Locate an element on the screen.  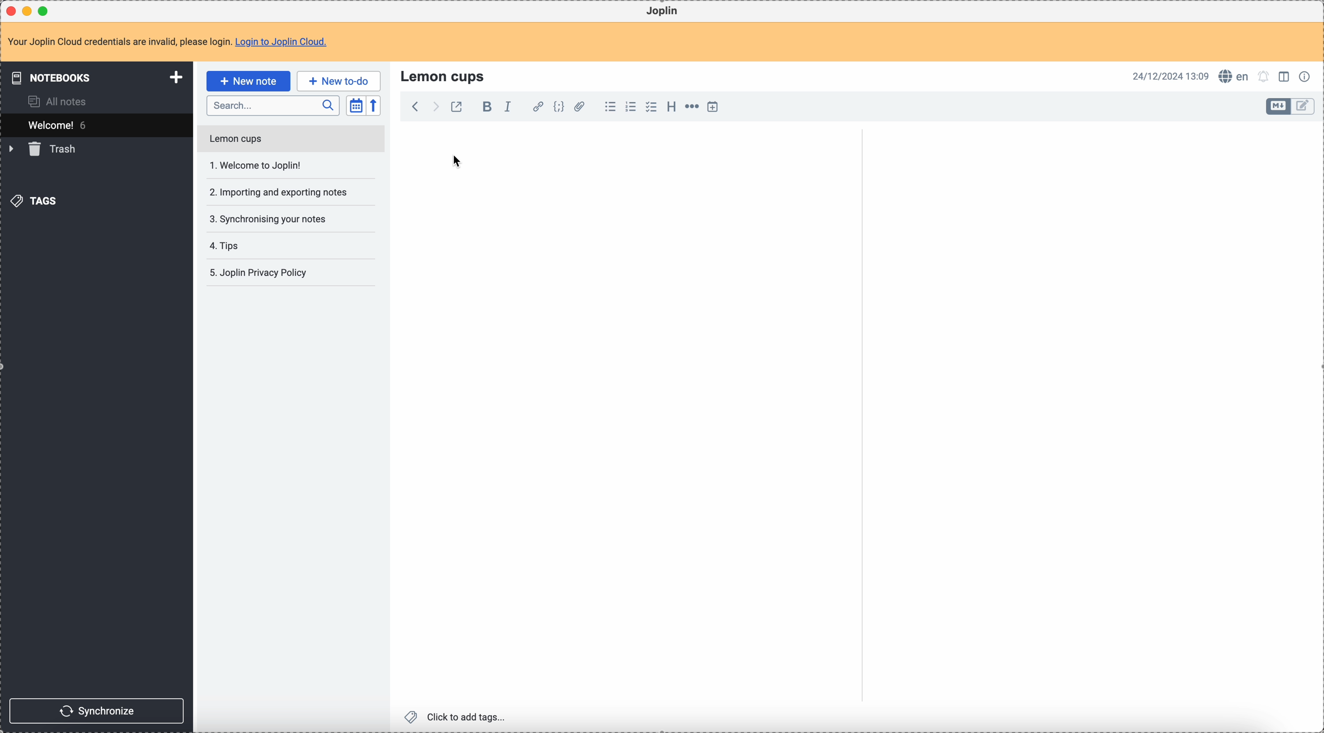
synchronize is located at coordinates (97, 711).